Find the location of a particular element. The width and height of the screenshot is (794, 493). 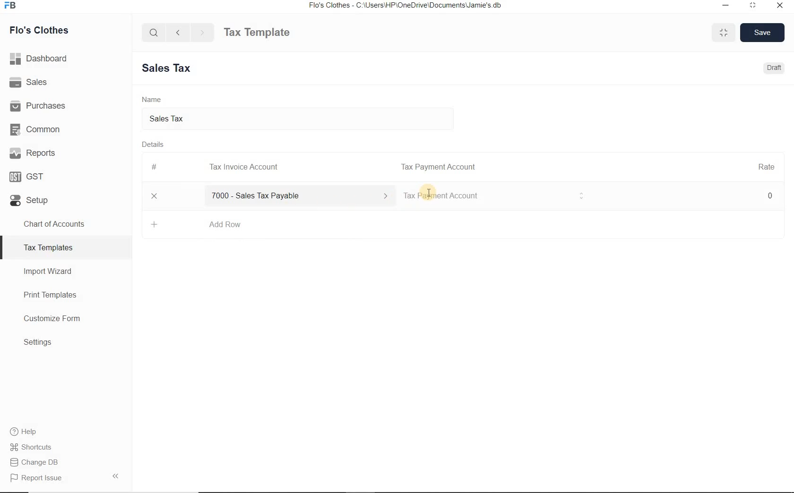

Tax Template is located at coordinates (257, 32).